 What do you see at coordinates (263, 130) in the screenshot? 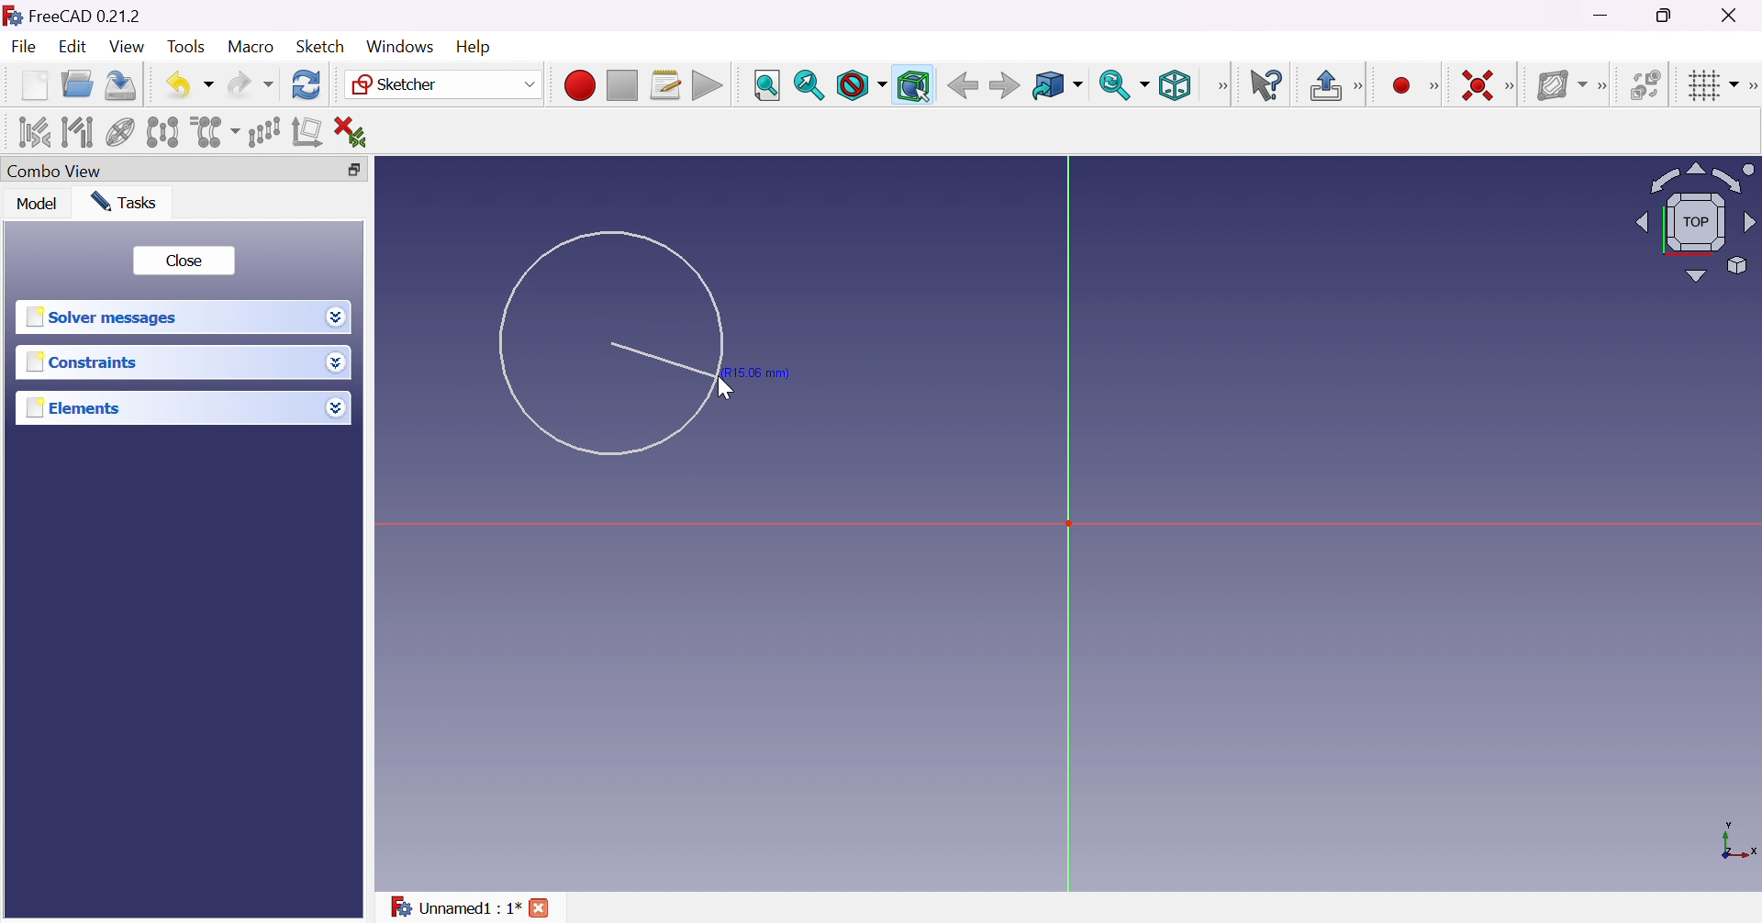
I see `Rectangular array` at bounding box center [263, 130].